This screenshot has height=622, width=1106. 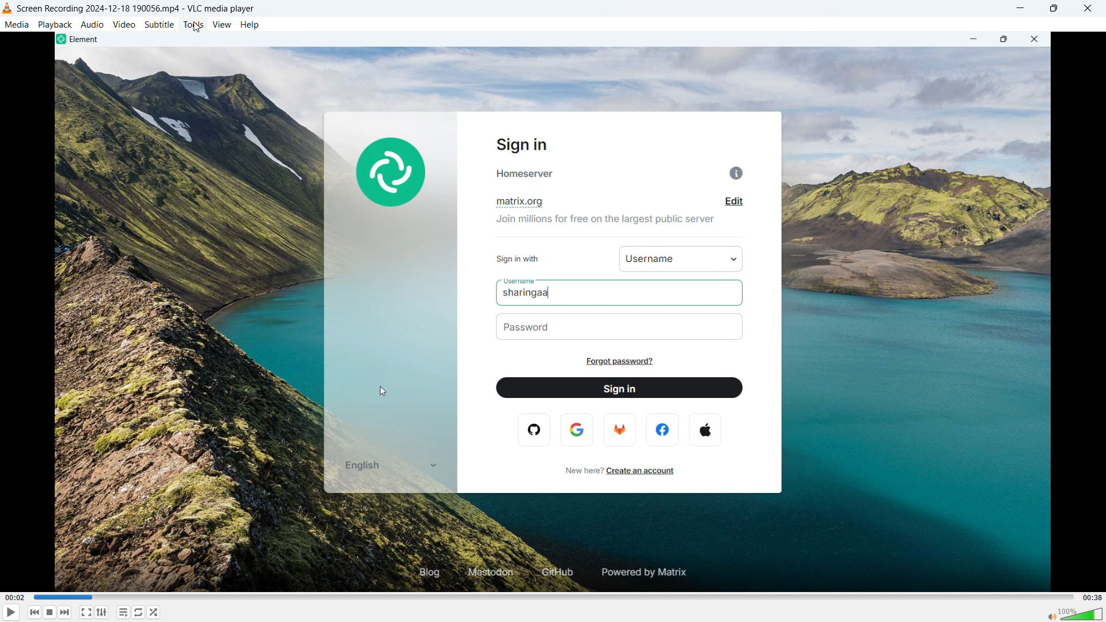 I want to click on toggle playlist, so click(x=123, y=613).